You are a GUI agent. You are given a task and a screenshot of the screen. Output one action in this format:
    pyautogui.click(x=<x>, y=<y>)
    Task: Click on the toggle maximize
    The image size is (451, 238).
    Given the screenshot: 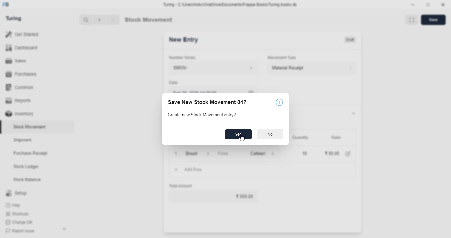 What is the action you would take?
    pyautogui.click(x=428, y=5)
    